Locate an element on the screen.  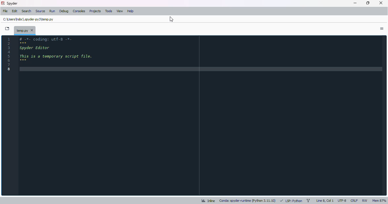
view is located at coordinates (119, 11).